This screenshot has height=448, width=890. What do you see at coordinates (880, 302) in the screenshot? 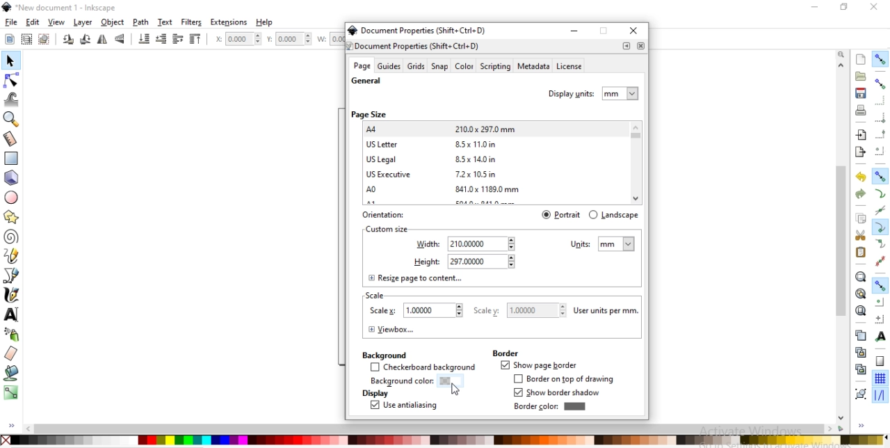
I see `snap centers of objects` at bounding box center [880, 302].